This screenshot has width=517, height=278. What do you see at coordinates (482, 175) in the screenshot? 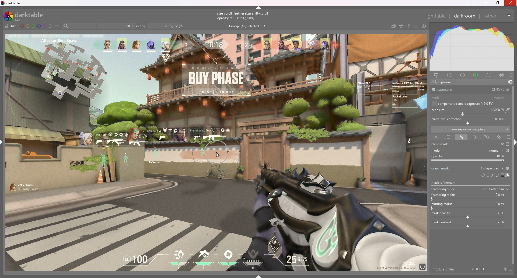
I see `circle` at bounding box center [482, 175].